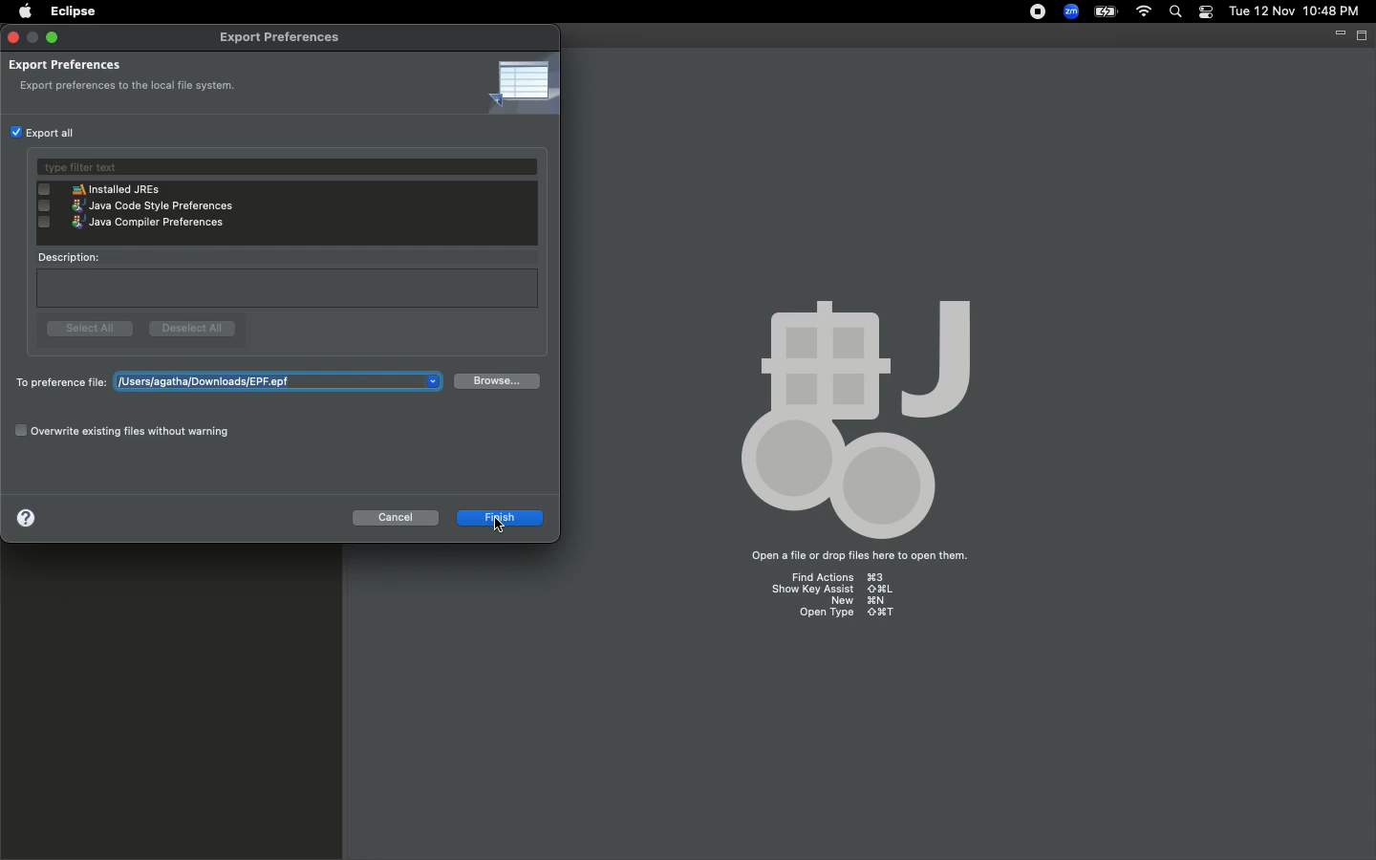 The width and height of the screenshot is (1376, 860). What do you see at coordinates (498, 383) in the screenshot?
I see `Browse` at bounding box center [498, 383].